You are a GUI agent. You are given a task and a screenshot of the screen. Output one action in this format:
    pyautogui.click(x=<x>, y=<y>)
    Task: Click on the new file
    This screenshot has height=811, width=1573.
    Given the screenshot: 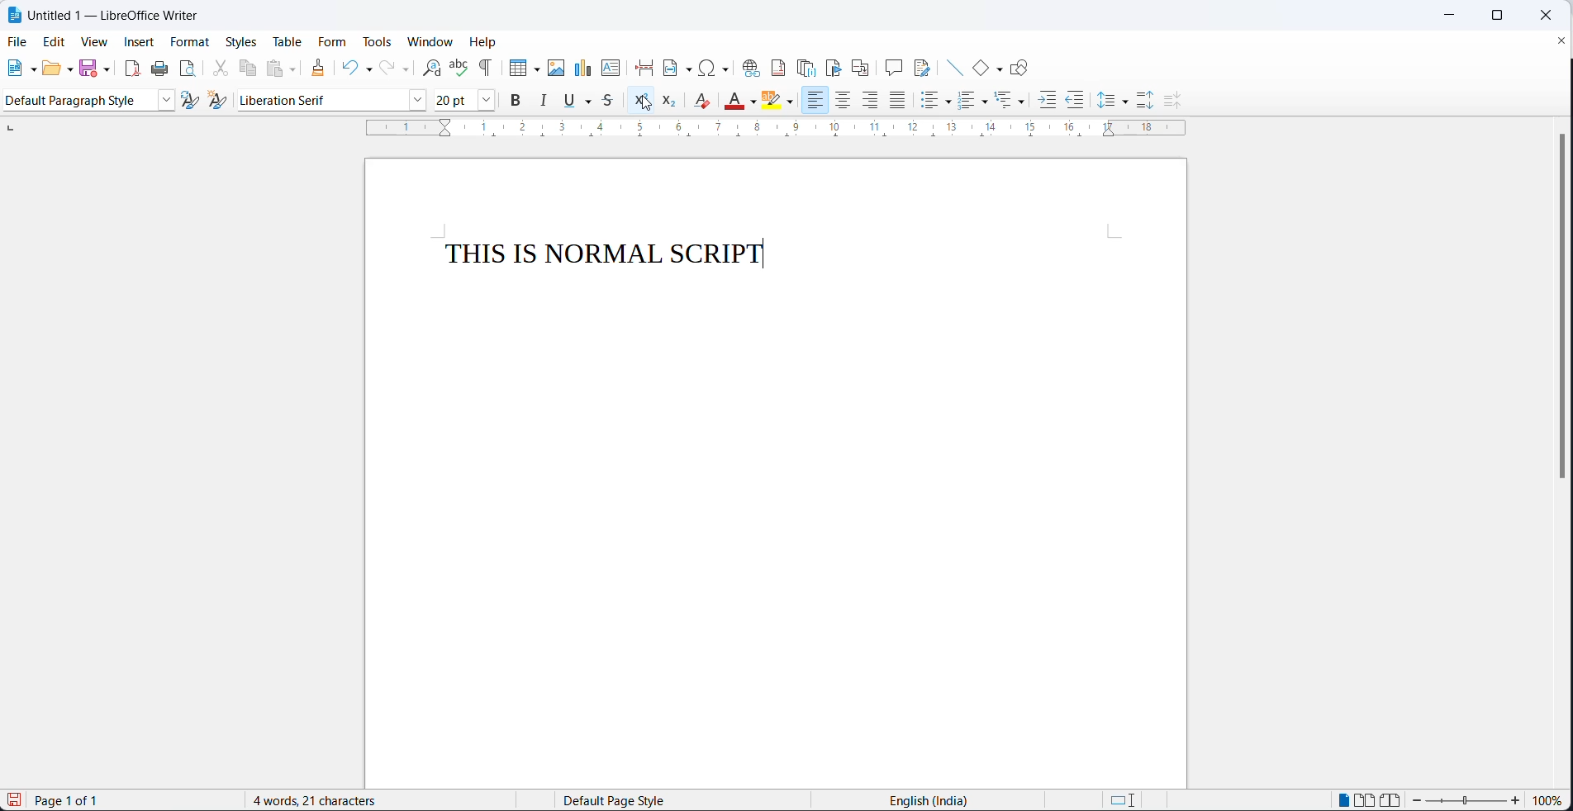 What is the action you would take?
    pyautogui.click(x=11, y=69)
    